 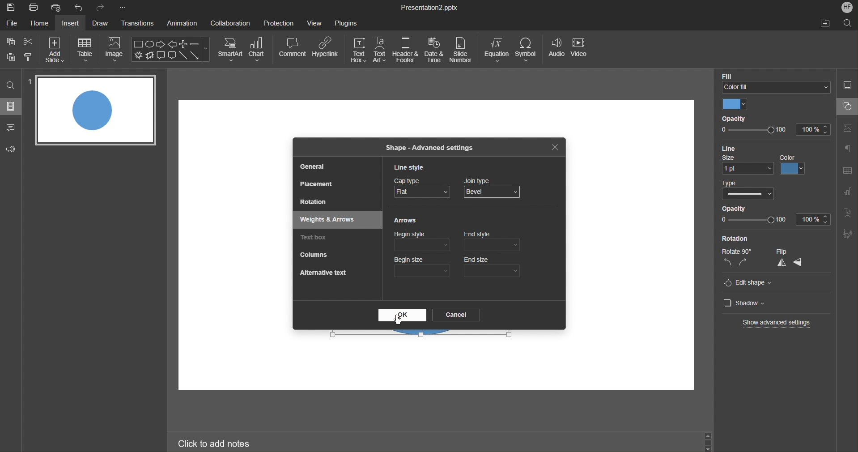 I want to click on Text Art, so click(x=380, y=50).